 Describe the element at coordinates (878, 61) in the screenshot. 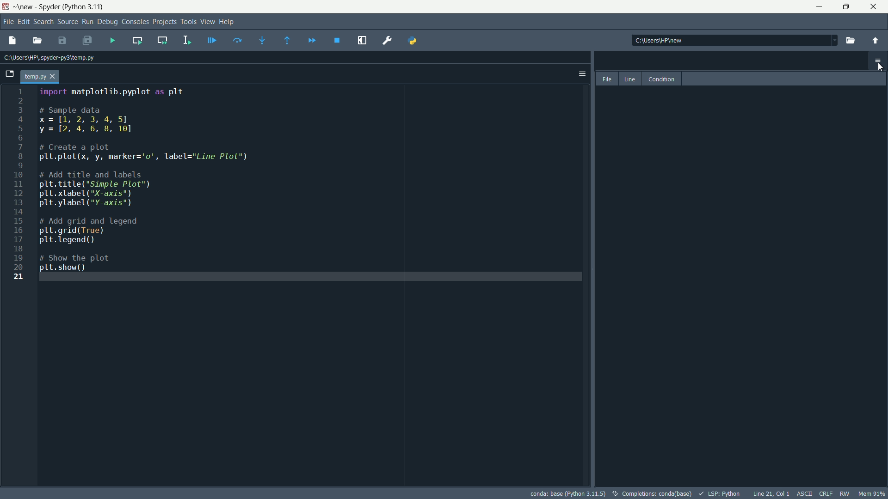

I see `menu` at that location.